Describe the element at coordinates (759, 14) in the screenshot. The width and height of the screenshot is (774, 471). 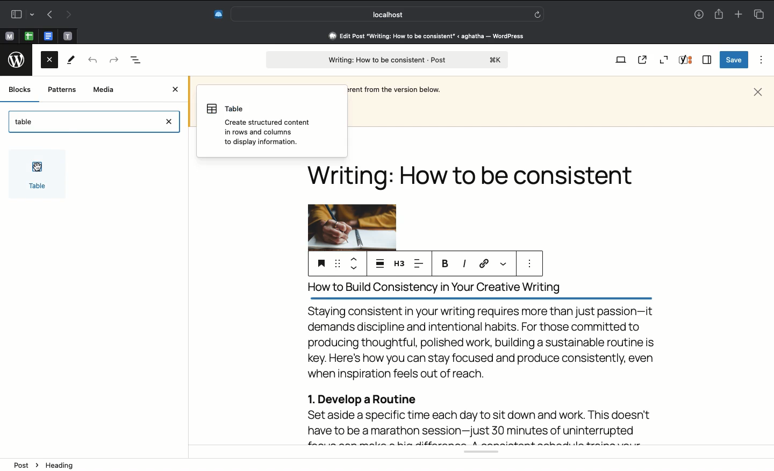
I see `Tabs` at that location.